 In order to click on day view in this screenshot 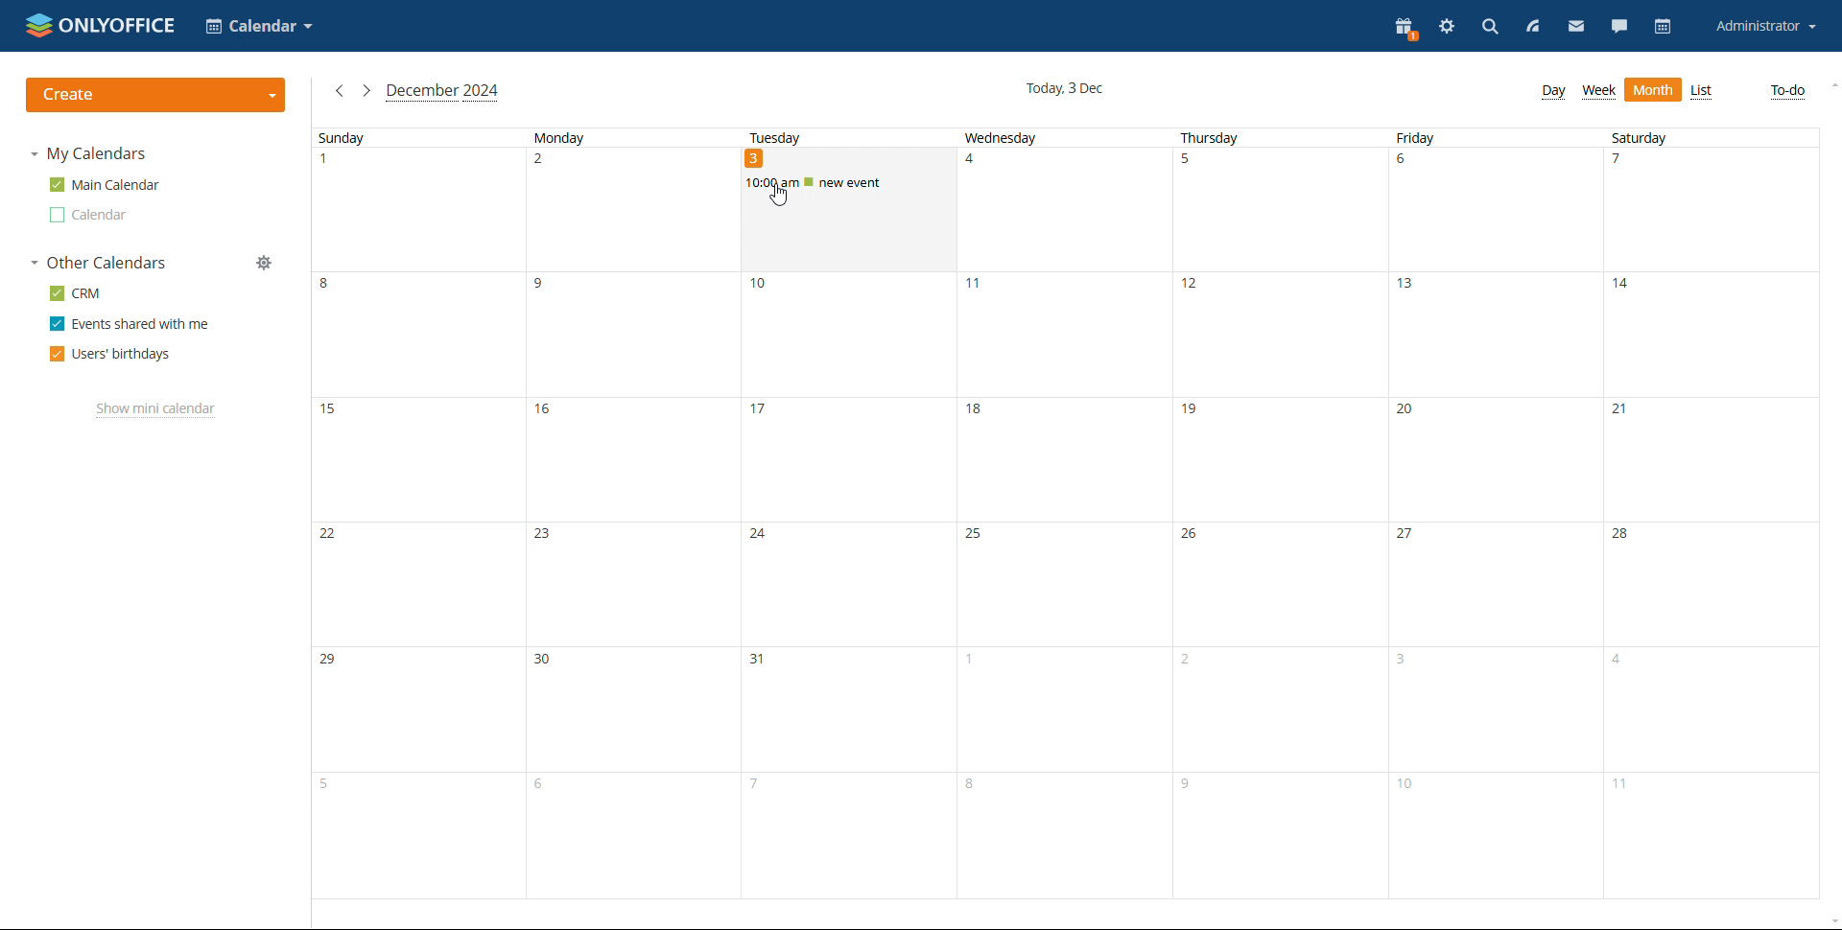, I will do `click(1552, 93)`.